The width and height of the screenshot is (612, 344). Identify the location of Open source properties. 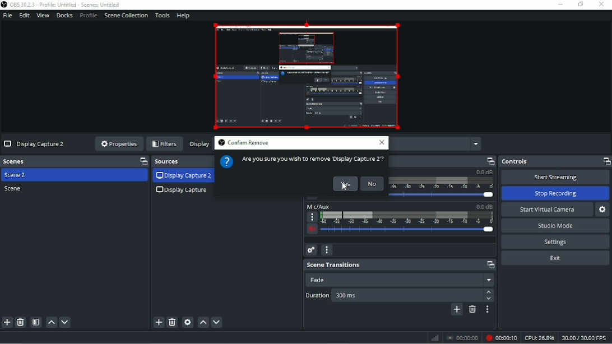
(188, 322).